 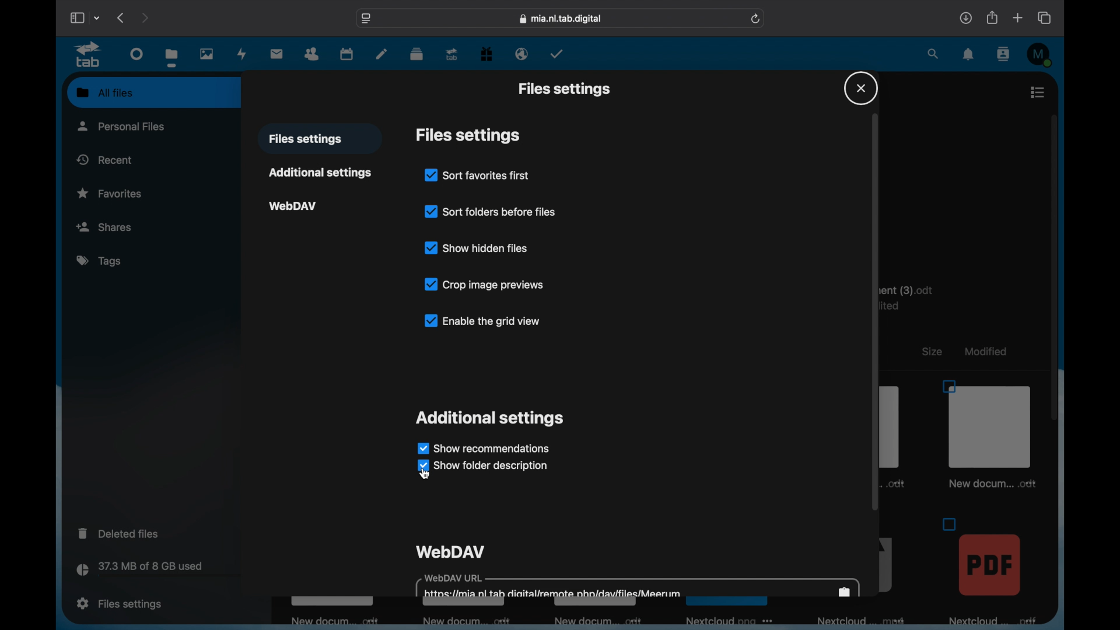 I want to click on nextcloud, so click(x=864, y=621).